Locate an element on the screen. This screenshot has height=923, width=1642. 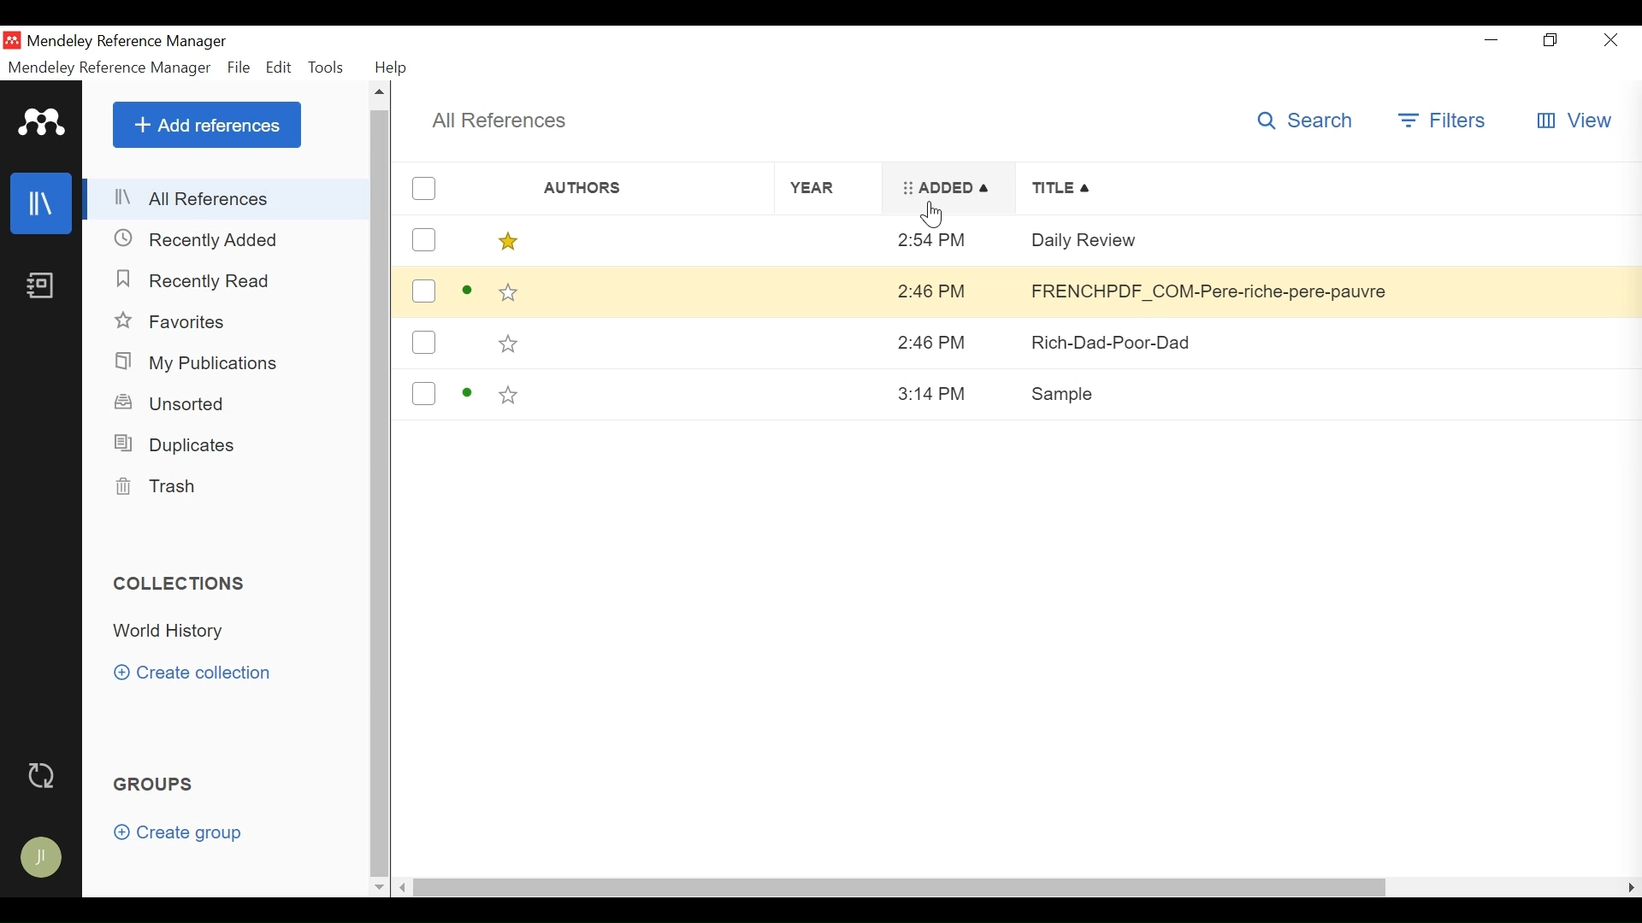
Cursor is located at coordinates (935, 215).